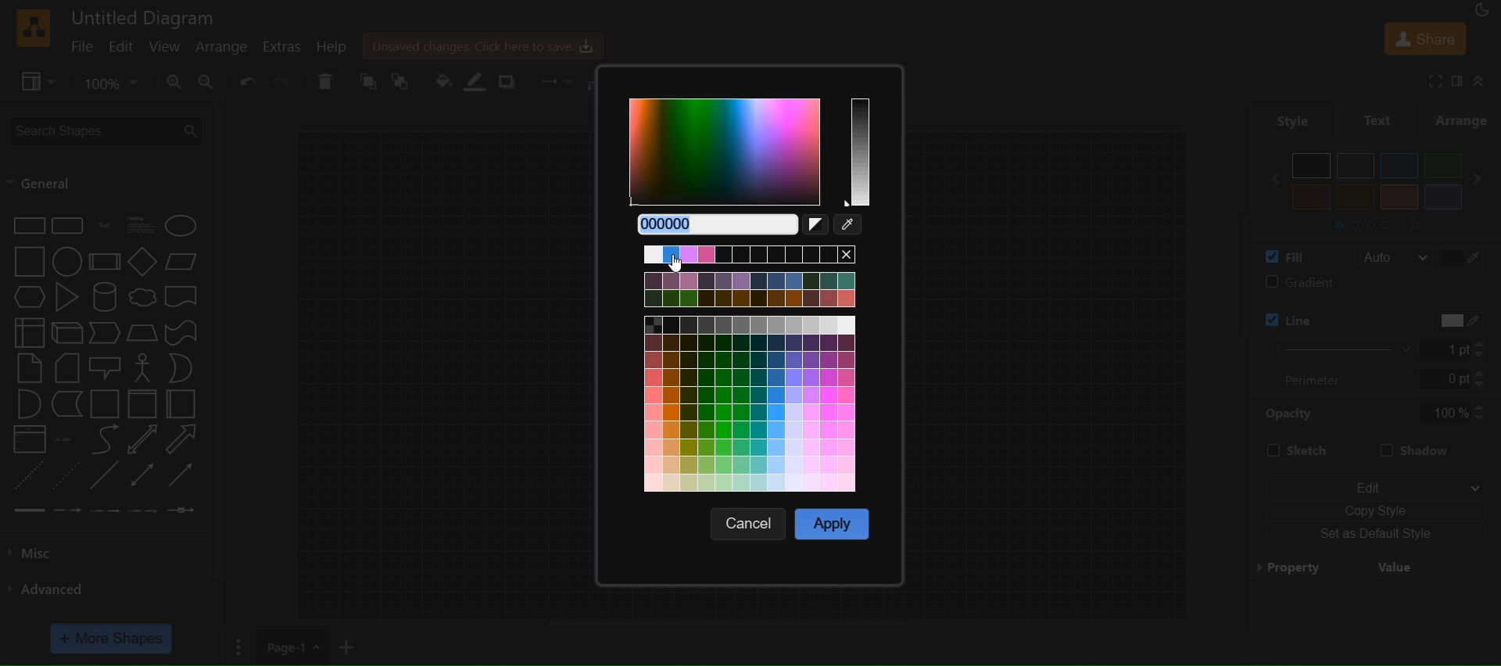 The height and width of the screenshot is (666, 1501). What do you see at coordinates (106, 334) in the screenshot?
I see `step` at bounding box center [106, 334].